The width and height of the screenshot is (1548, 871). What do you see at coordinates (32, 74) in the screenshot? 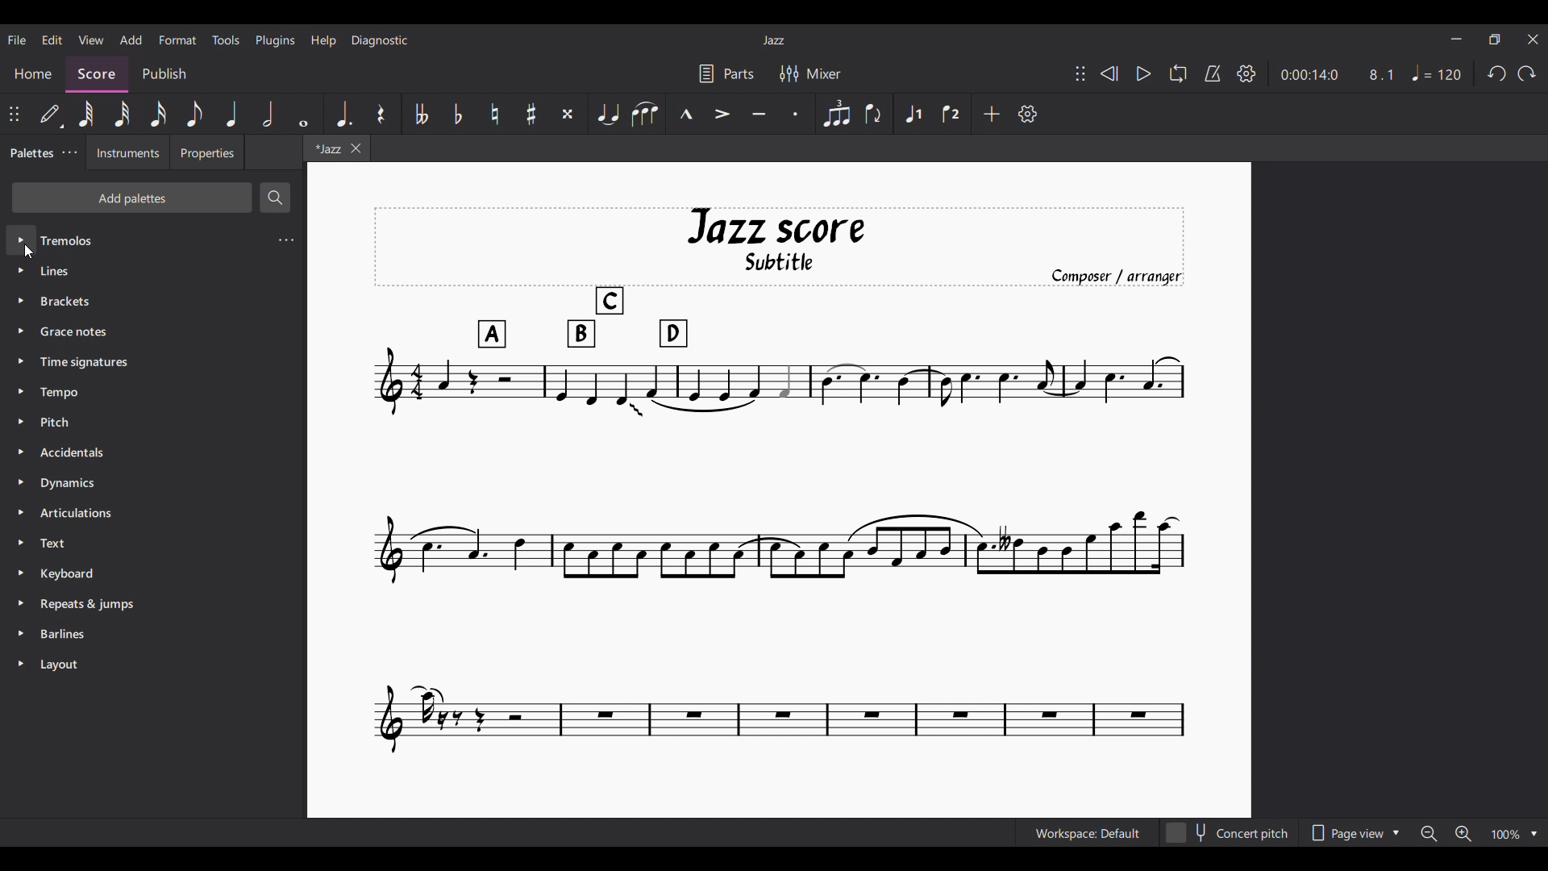
I see `Home` at bounding box center [32, 74].